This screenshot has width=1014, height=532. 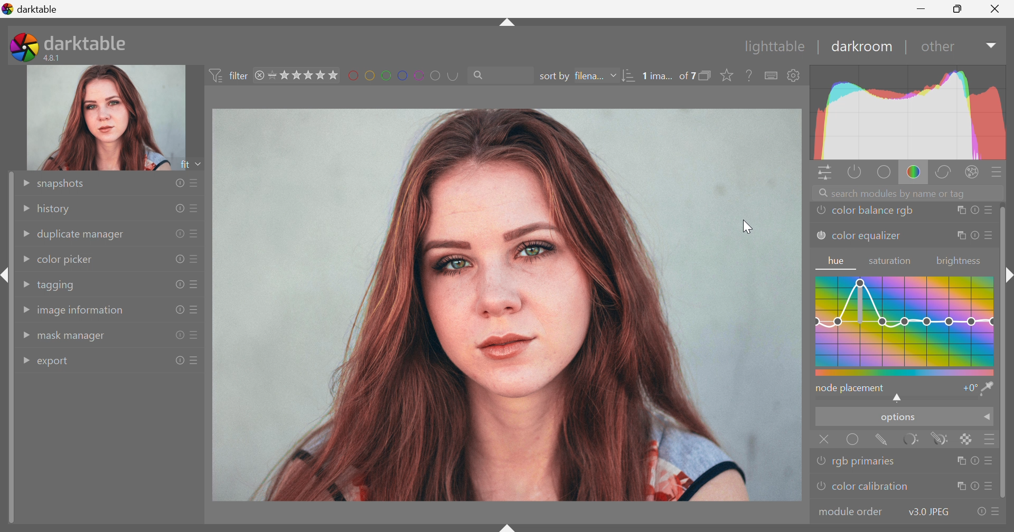 What do you see at coordinates (991, 461) in the screenshot?
I see `presets` at bounding box center [991, 461].